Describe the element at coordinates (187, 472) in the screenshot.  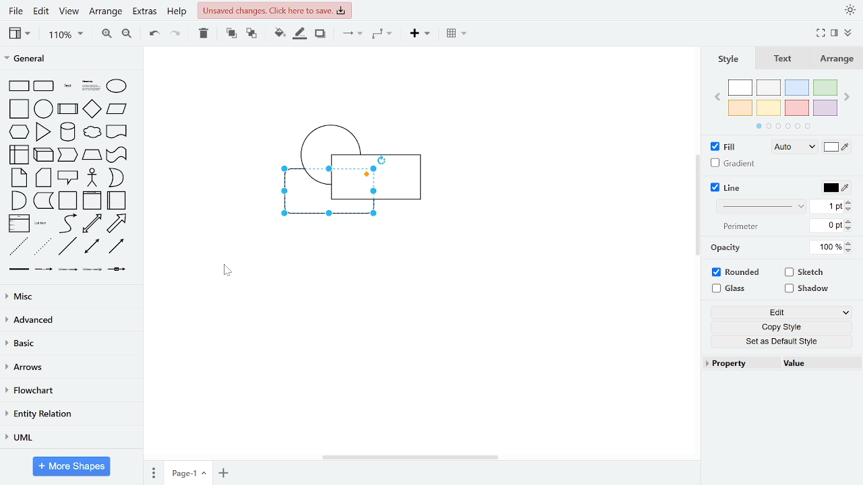
I see `current page` at that location.